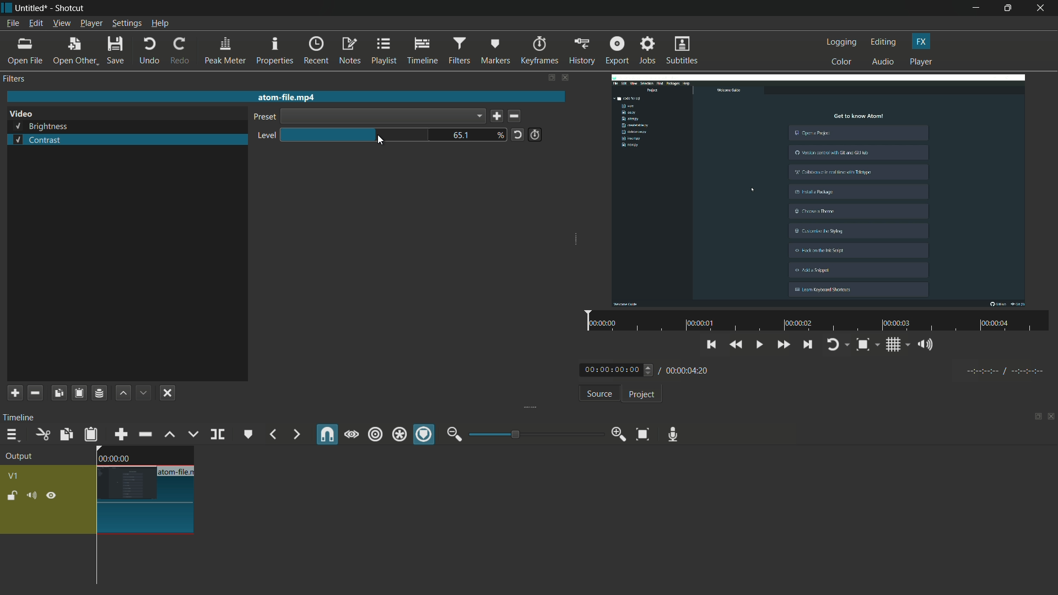 The image size is (1058, 595). I want to click on open file, so click(26, 51).